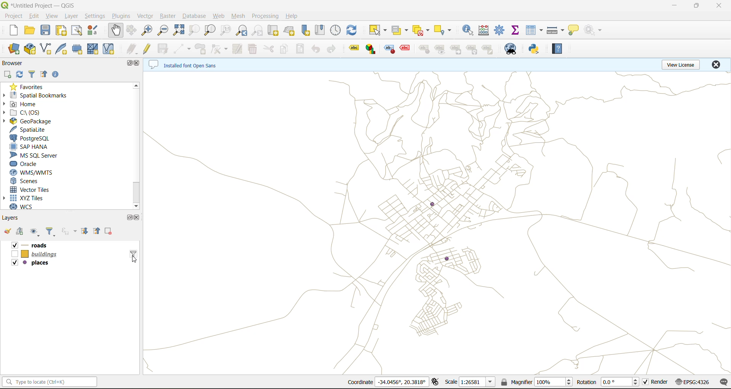 Image resolution: width=731 pixels, height=389 pixels. What do you see at coordinates (513, 49) in the screenshot?
I see `metasearch` at bounding box center [513, 49].